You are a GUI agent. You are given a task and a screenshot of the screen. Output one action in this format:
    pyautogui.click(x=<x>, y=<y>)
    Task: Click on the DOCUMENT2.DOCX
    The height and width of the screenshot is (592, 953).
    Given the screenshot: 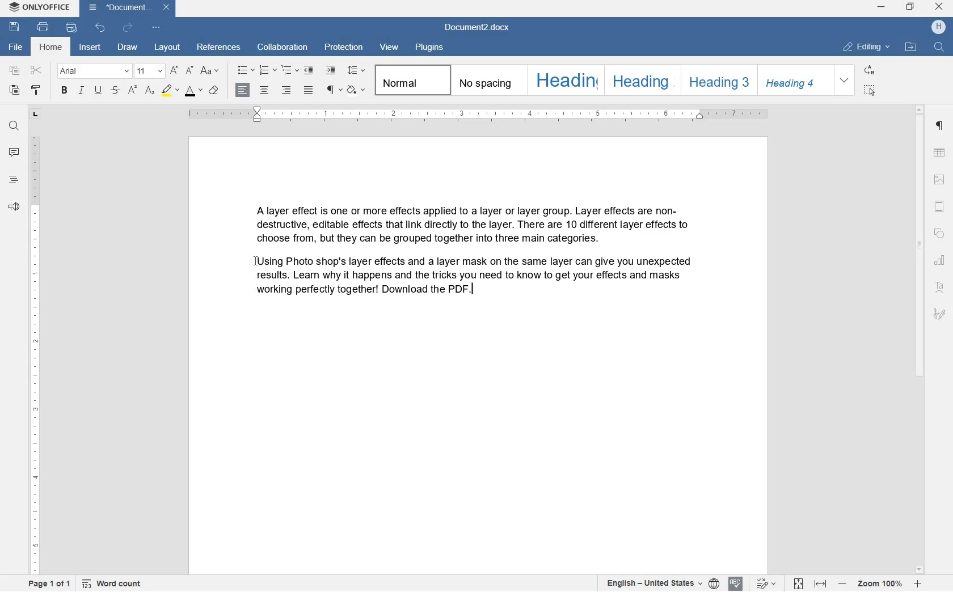 What is the action you would take?
    pyautogui.click(x=479, y=28)
    